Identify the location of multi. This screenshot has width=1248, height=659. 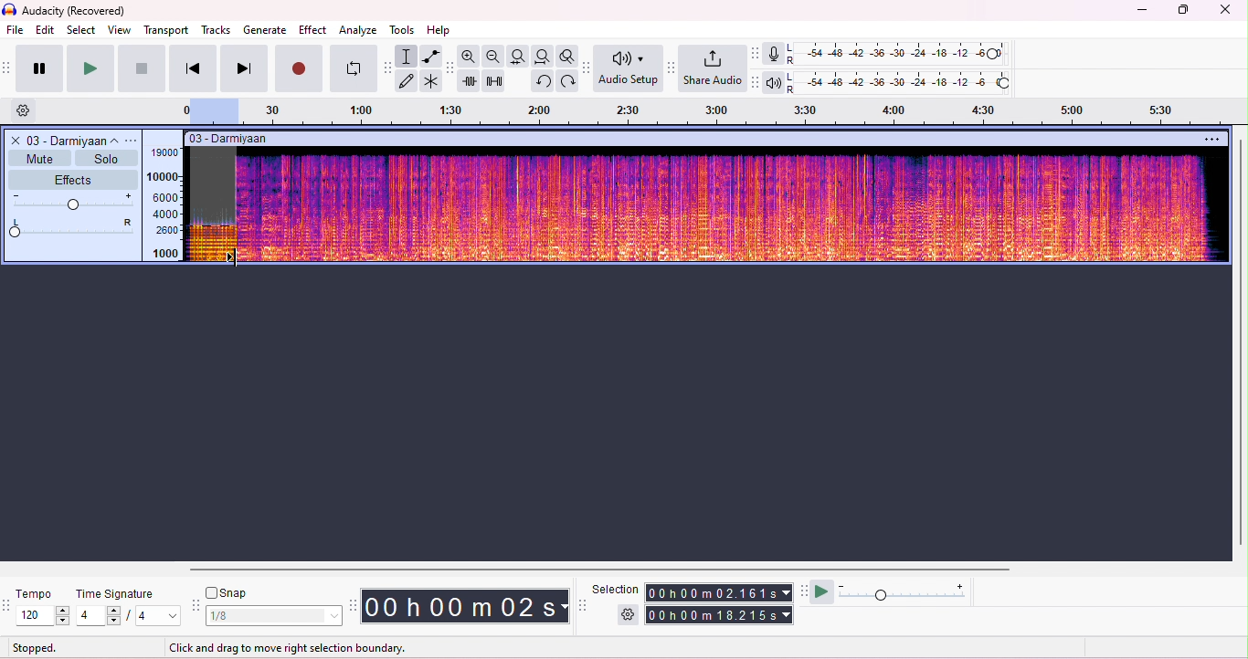
(432, 81).